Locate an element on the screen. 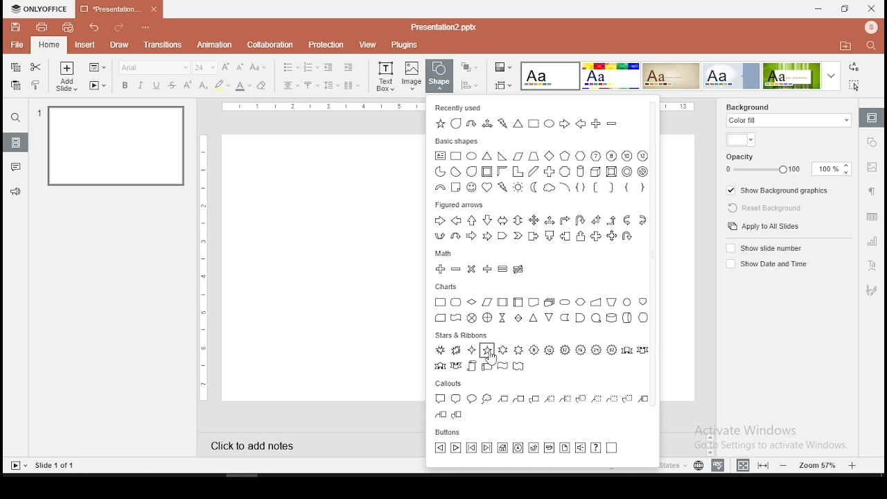 The width and height of the screenshot is (887, 499). decrease size is located at coordinates (240, 67).